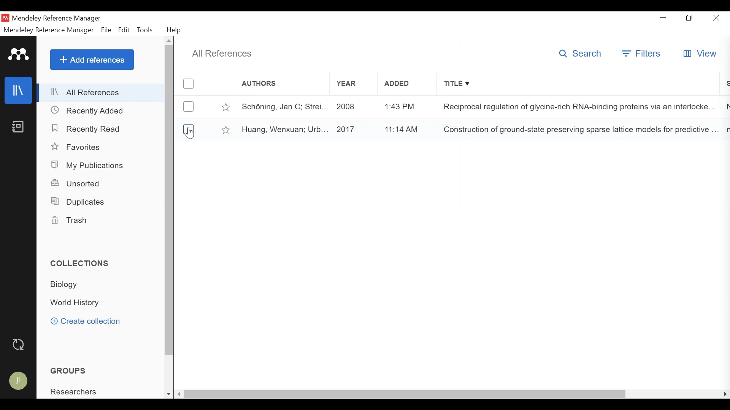  What do you see at coordinates (188, 84) in the screenshot?
I see `(un)select` at bounding box center [188, 84].